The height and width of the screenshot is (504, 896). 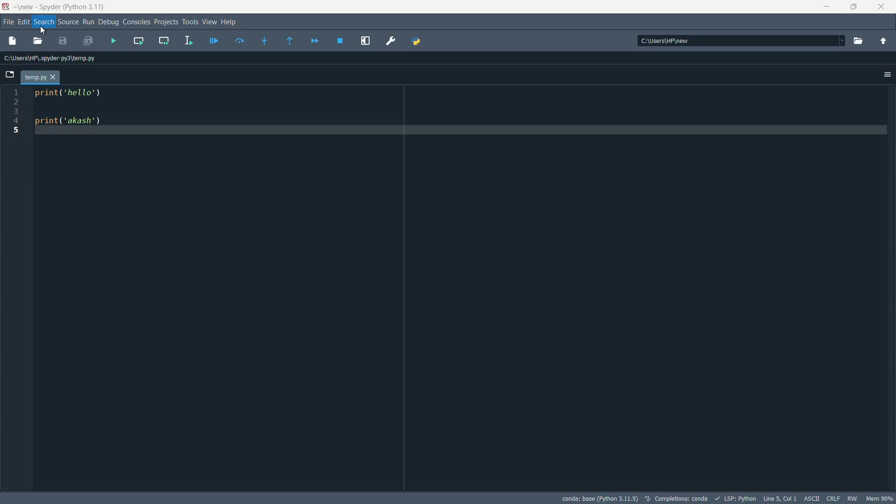 What do you see at coordinates (833, 498) in the screenshot?
I see `CRLF` at bounding box center [833, 498].